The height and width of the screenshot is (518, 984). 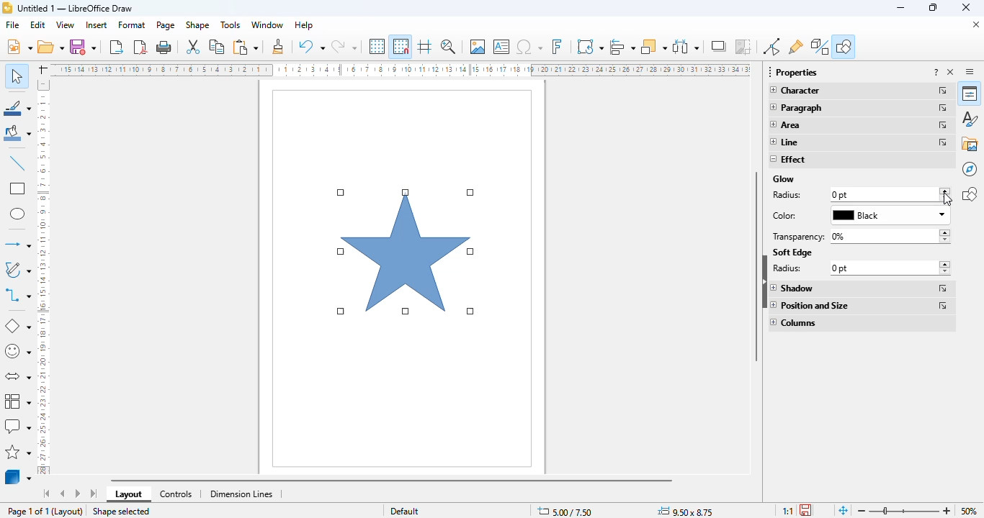 What do you see at coordinates (502, 481) in the screenshot?
I see `horizontal scroll bar` at bounding box center [502, 481].